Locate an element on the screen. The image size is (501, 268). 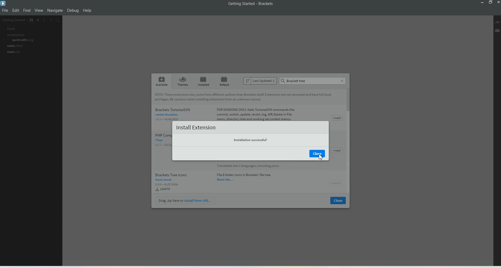
Close is located at coordinates (341, 80).